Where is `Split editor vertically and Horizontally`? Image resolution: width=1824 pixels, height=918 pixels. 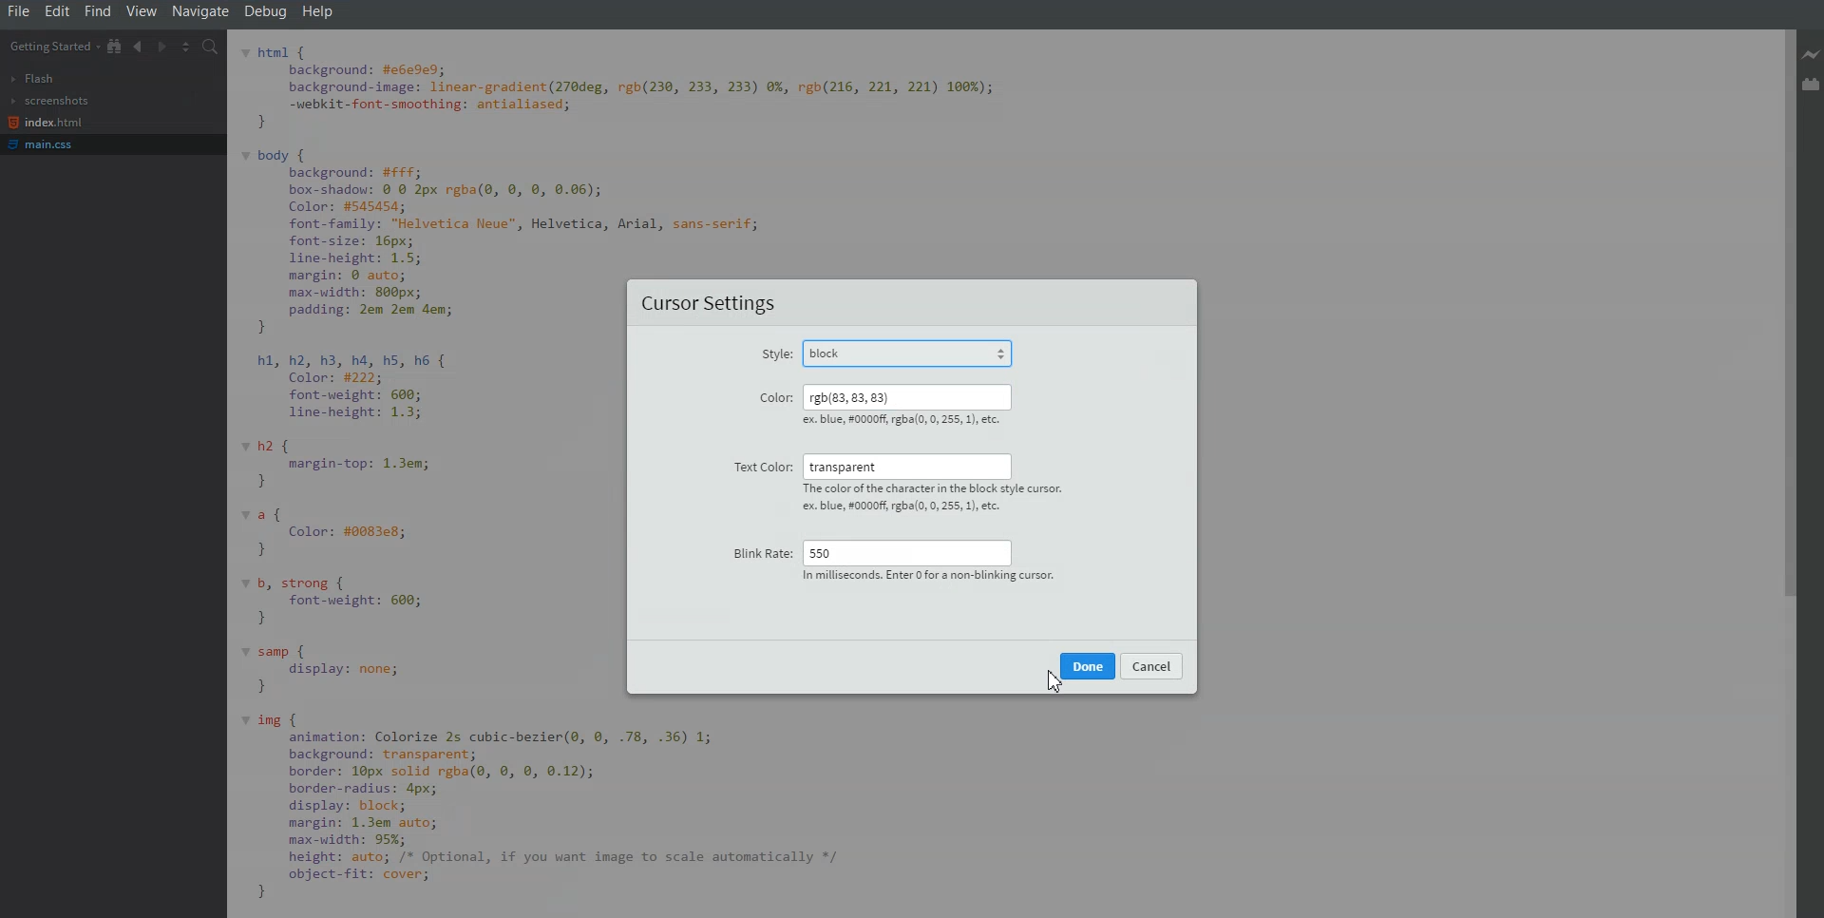
Split editor vertically and Horizontally is located at coordinates (186, 46).